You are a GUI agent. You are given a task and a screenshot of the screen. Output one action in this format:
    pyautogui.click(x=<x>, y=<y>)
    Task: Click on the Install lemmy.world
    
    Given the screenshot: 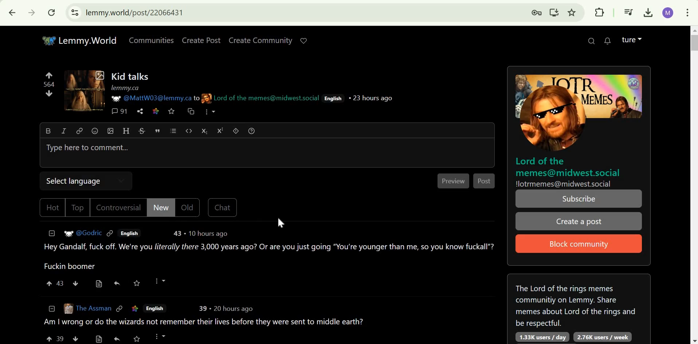 What is the action you would take?
    pyautogui.click(x=553, y=13)
    